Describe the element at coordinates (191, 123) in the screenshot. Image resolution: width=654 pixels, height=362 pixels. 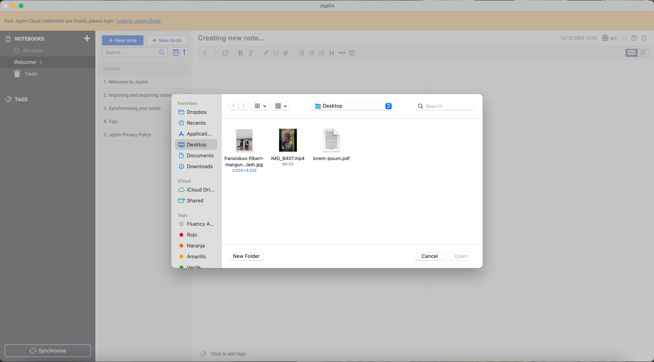
I see `recents` at that location.